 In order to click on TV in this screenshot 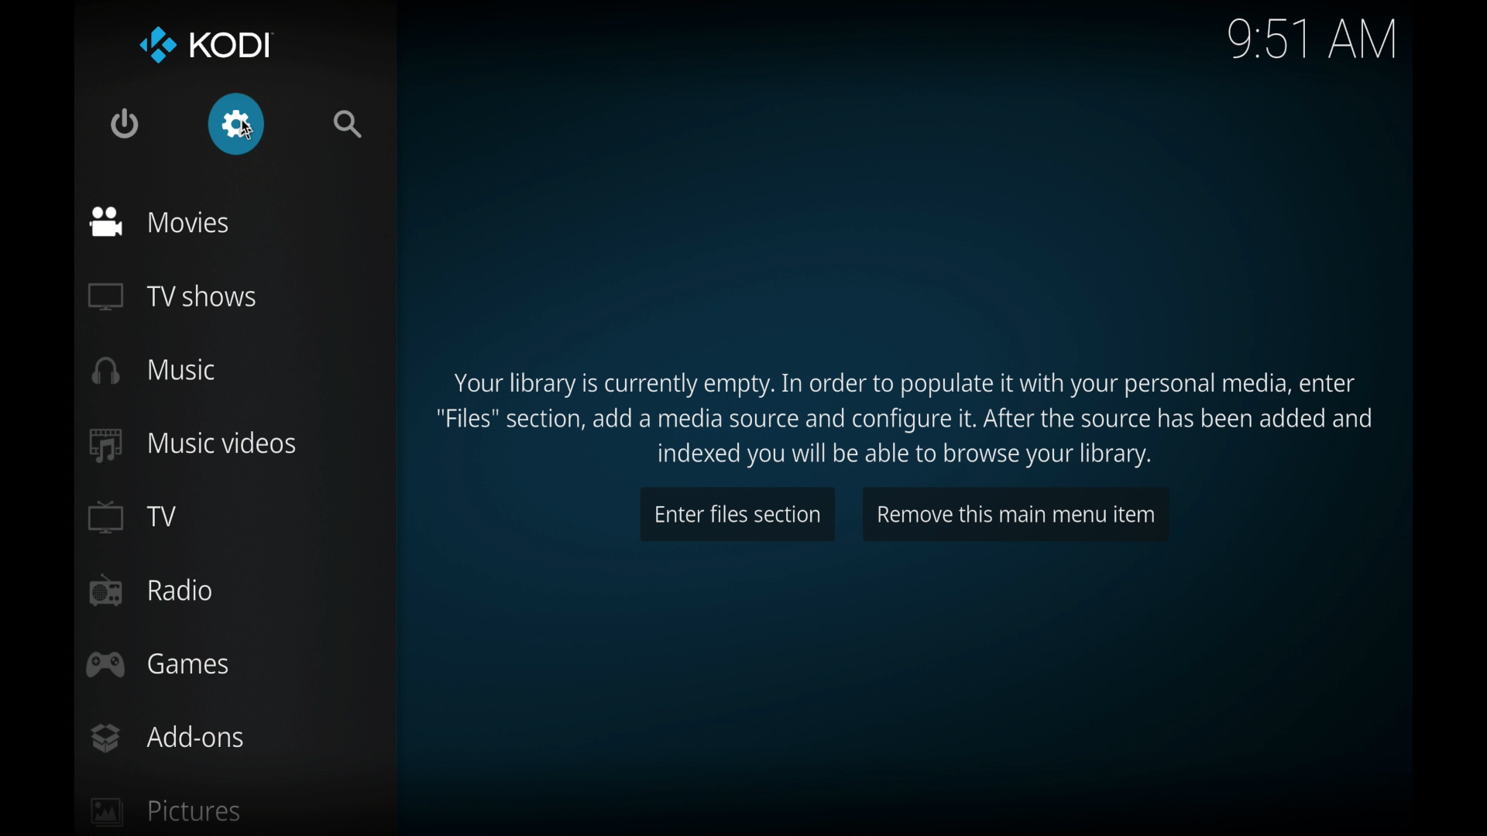, I will do `click(132, 516)`.